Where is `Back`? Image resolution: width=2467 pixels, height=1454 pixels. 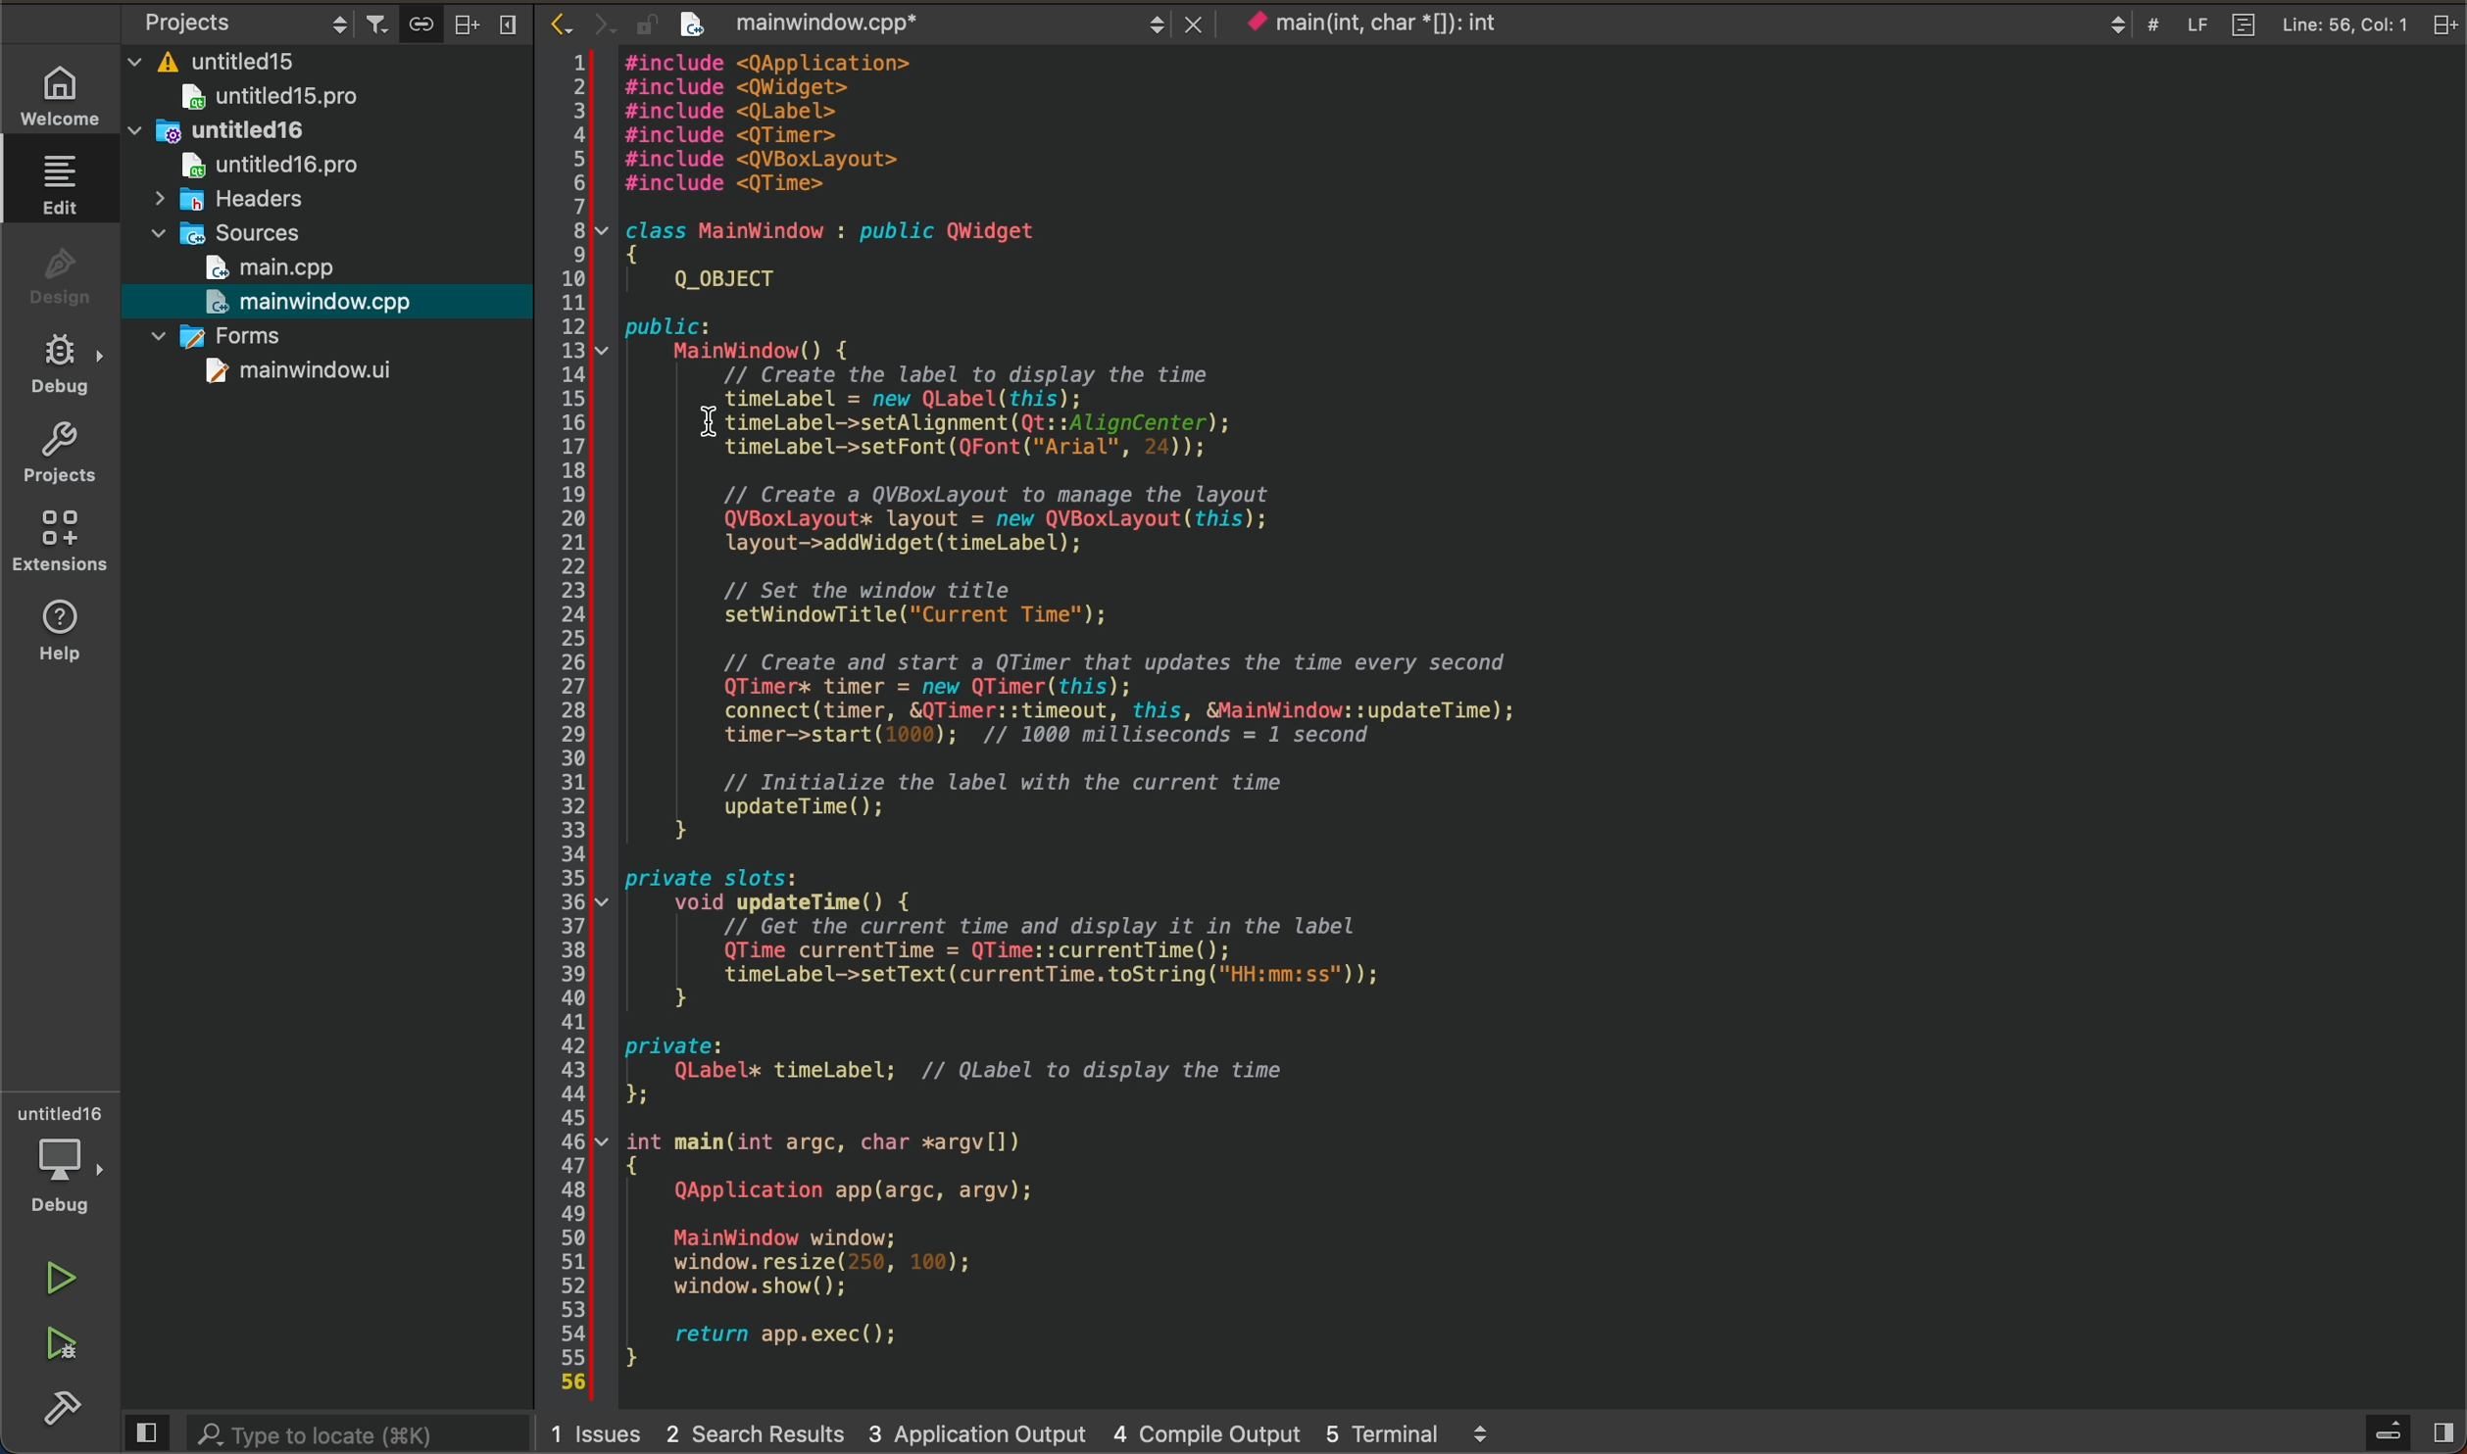
Back is located at coordinates (560, 22).